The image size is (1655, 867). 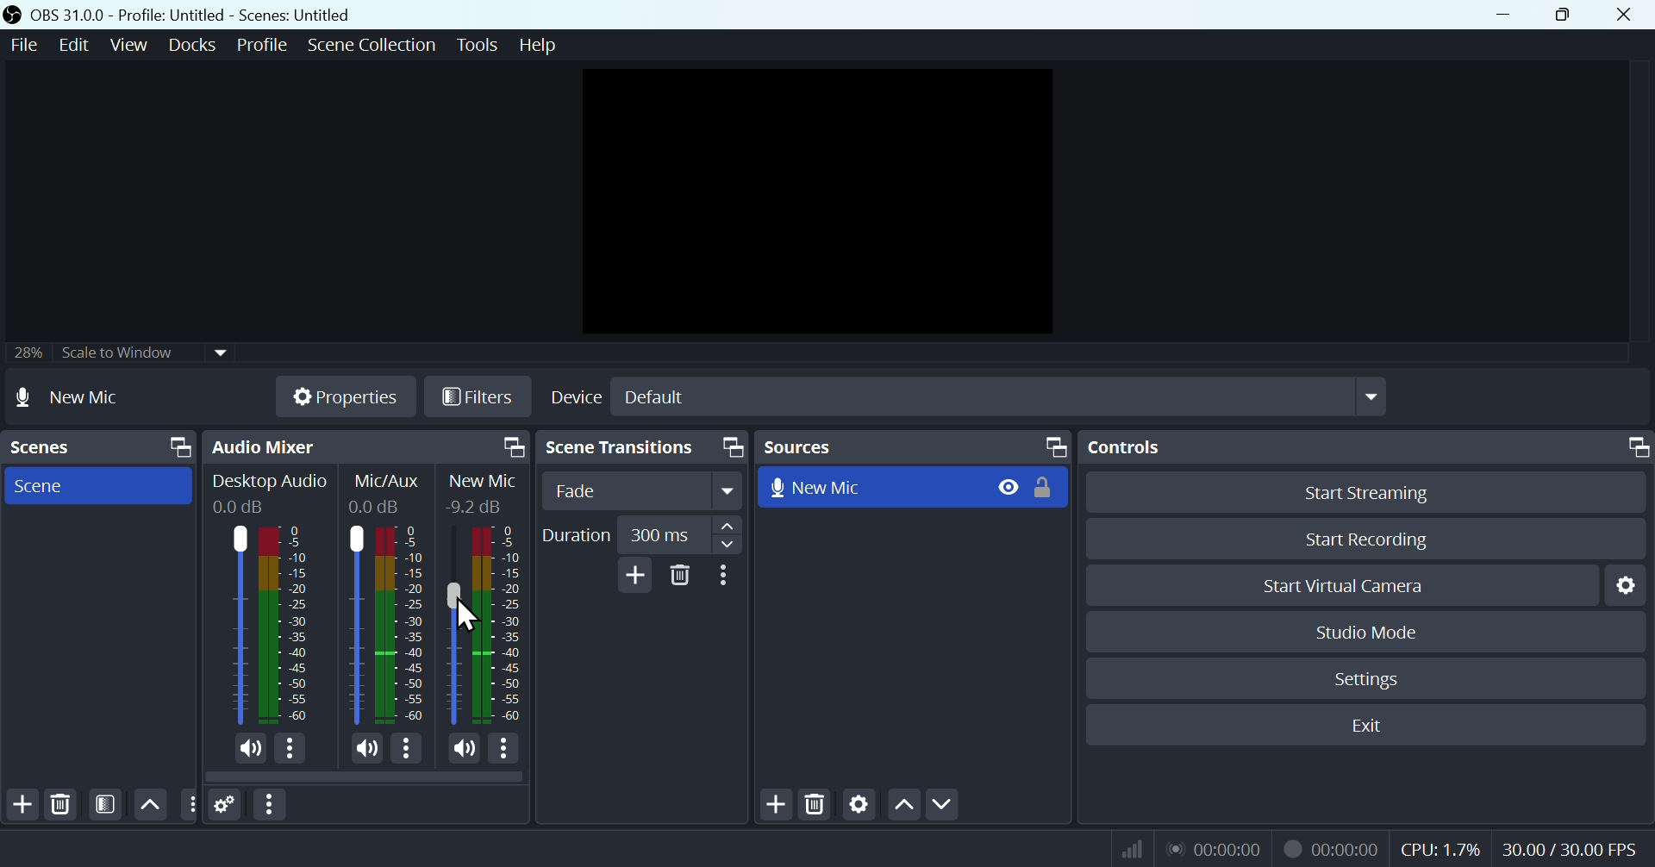 I want to click on Scenes, so click(x=97, y=447).